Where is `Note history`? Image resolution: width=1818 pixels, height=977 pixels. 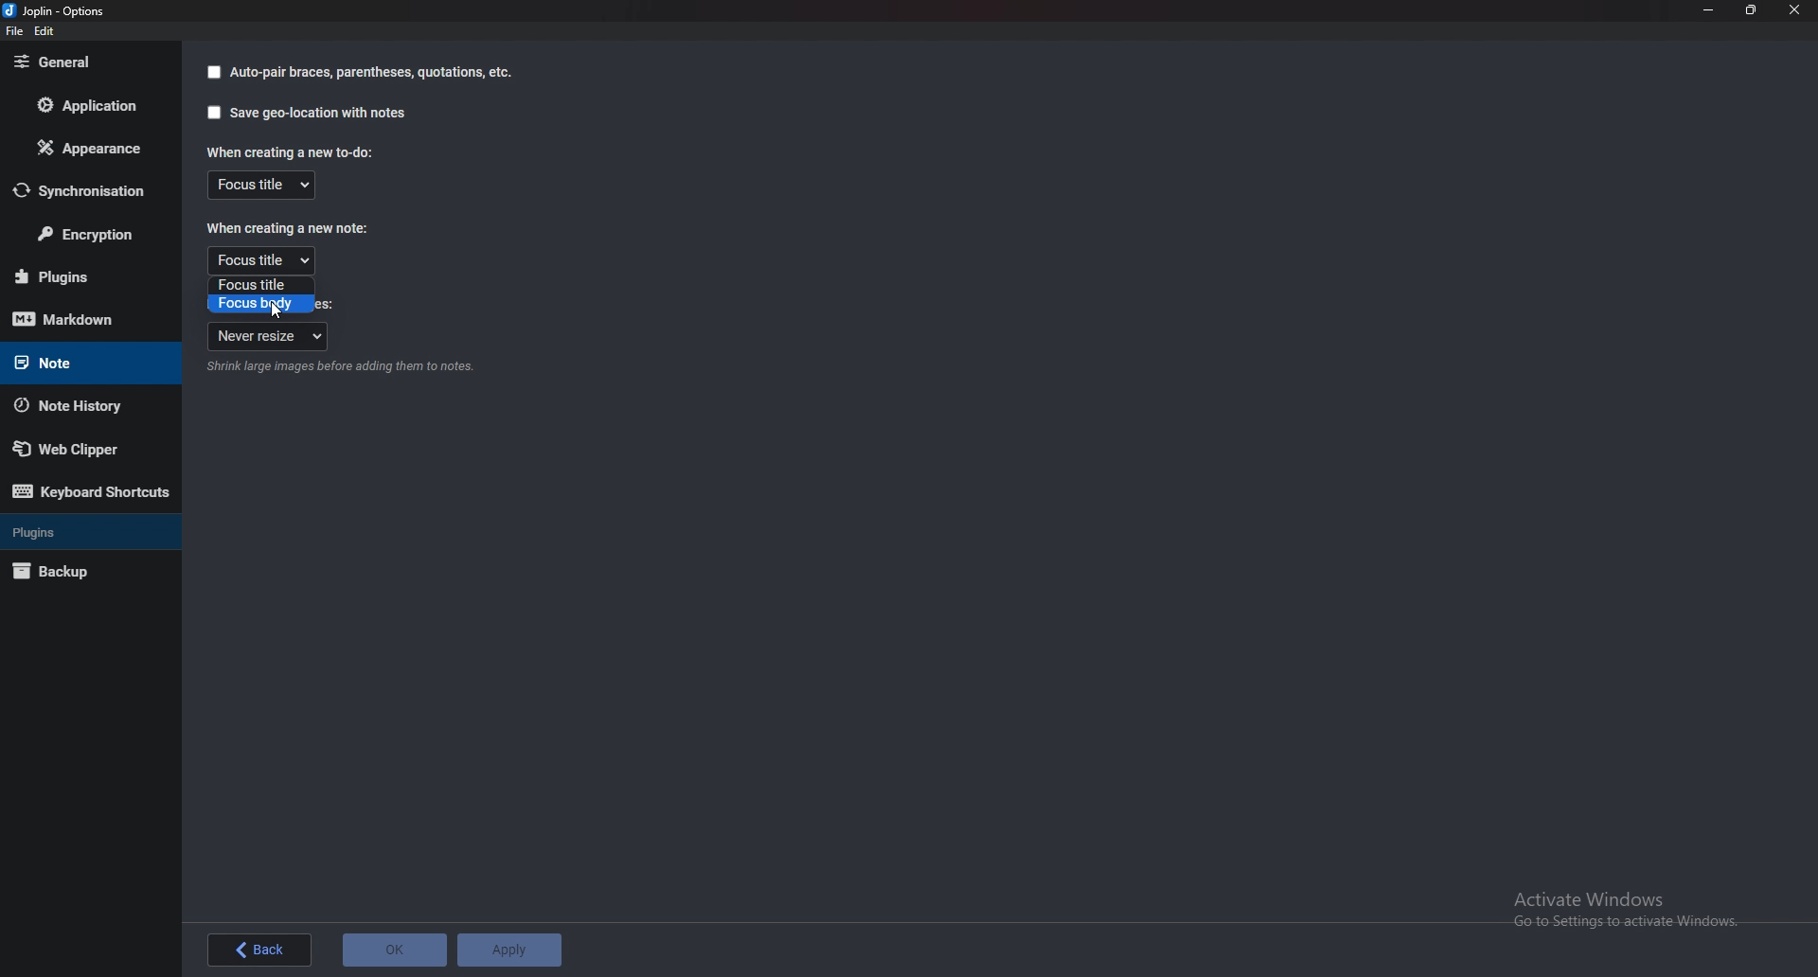
Note history is located at coordinates (76, 406).